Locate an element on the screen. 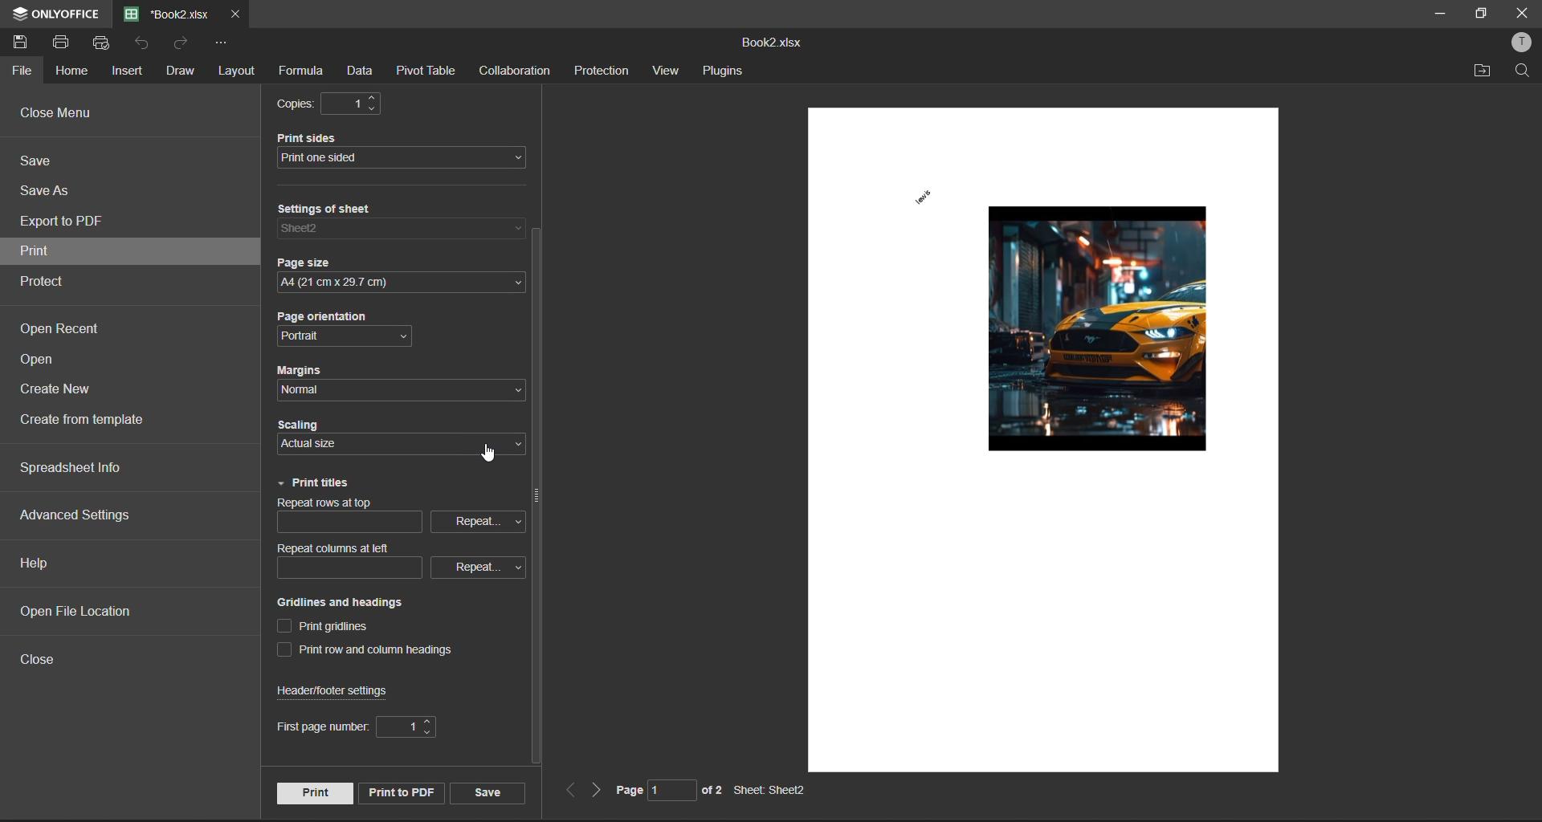 The image size is (1542, 822). close menu is located at coordinates (63, 115).